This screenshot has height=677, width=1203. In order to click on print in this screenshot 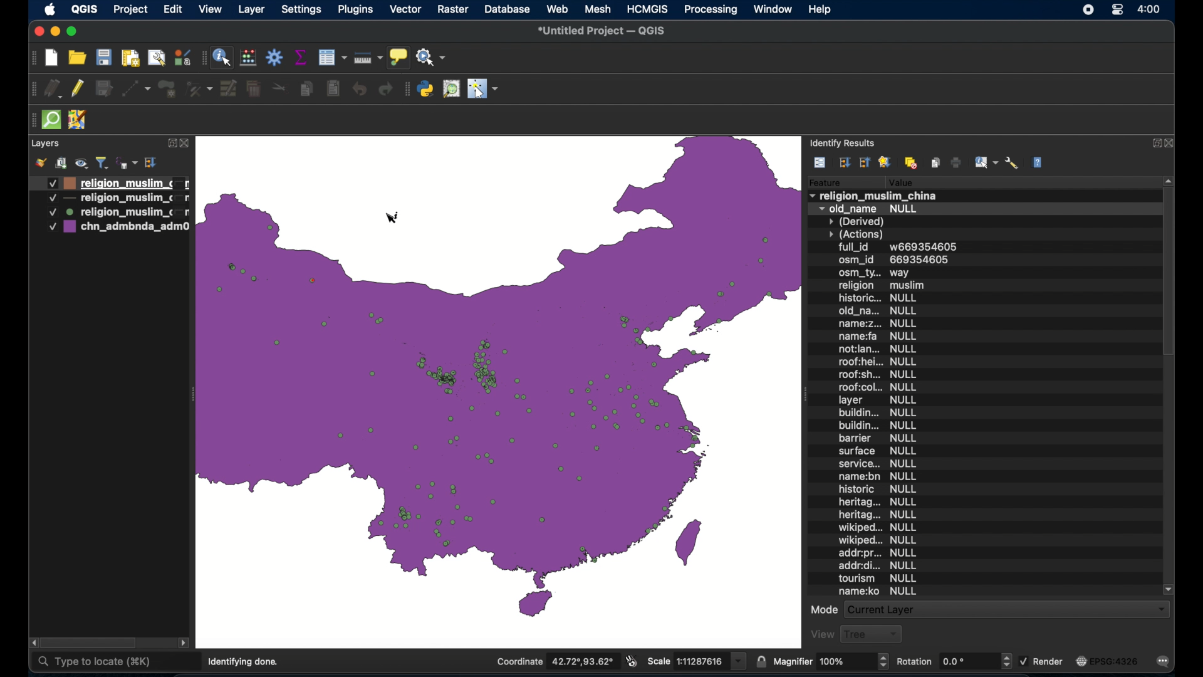, I will do `click(957, 163)`.